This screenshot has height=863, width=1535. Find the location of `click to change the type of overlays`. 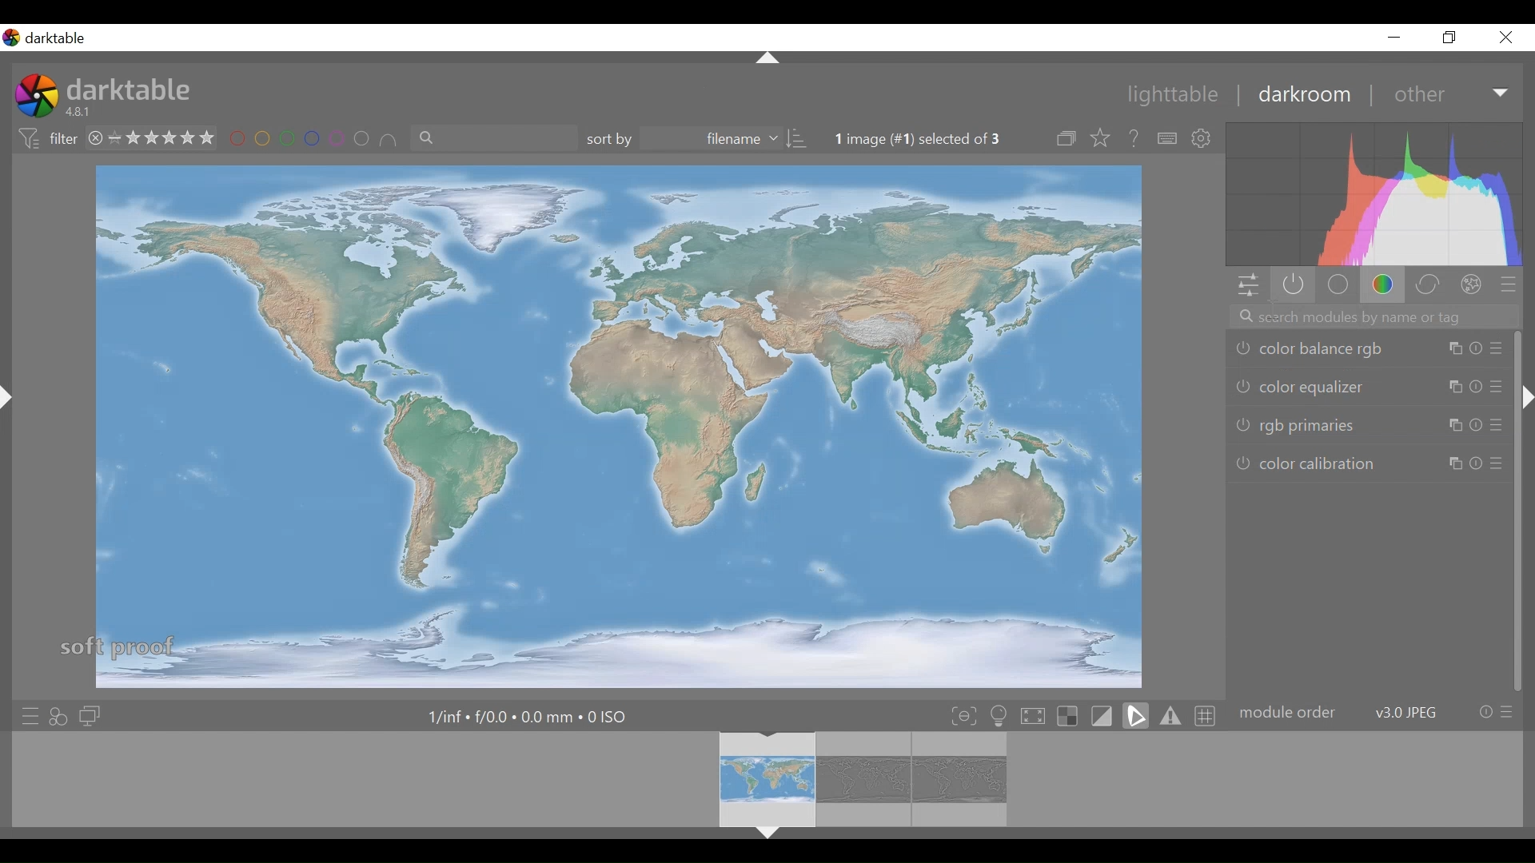

click to change the type of overlays is located at coordinates (1102, 139).